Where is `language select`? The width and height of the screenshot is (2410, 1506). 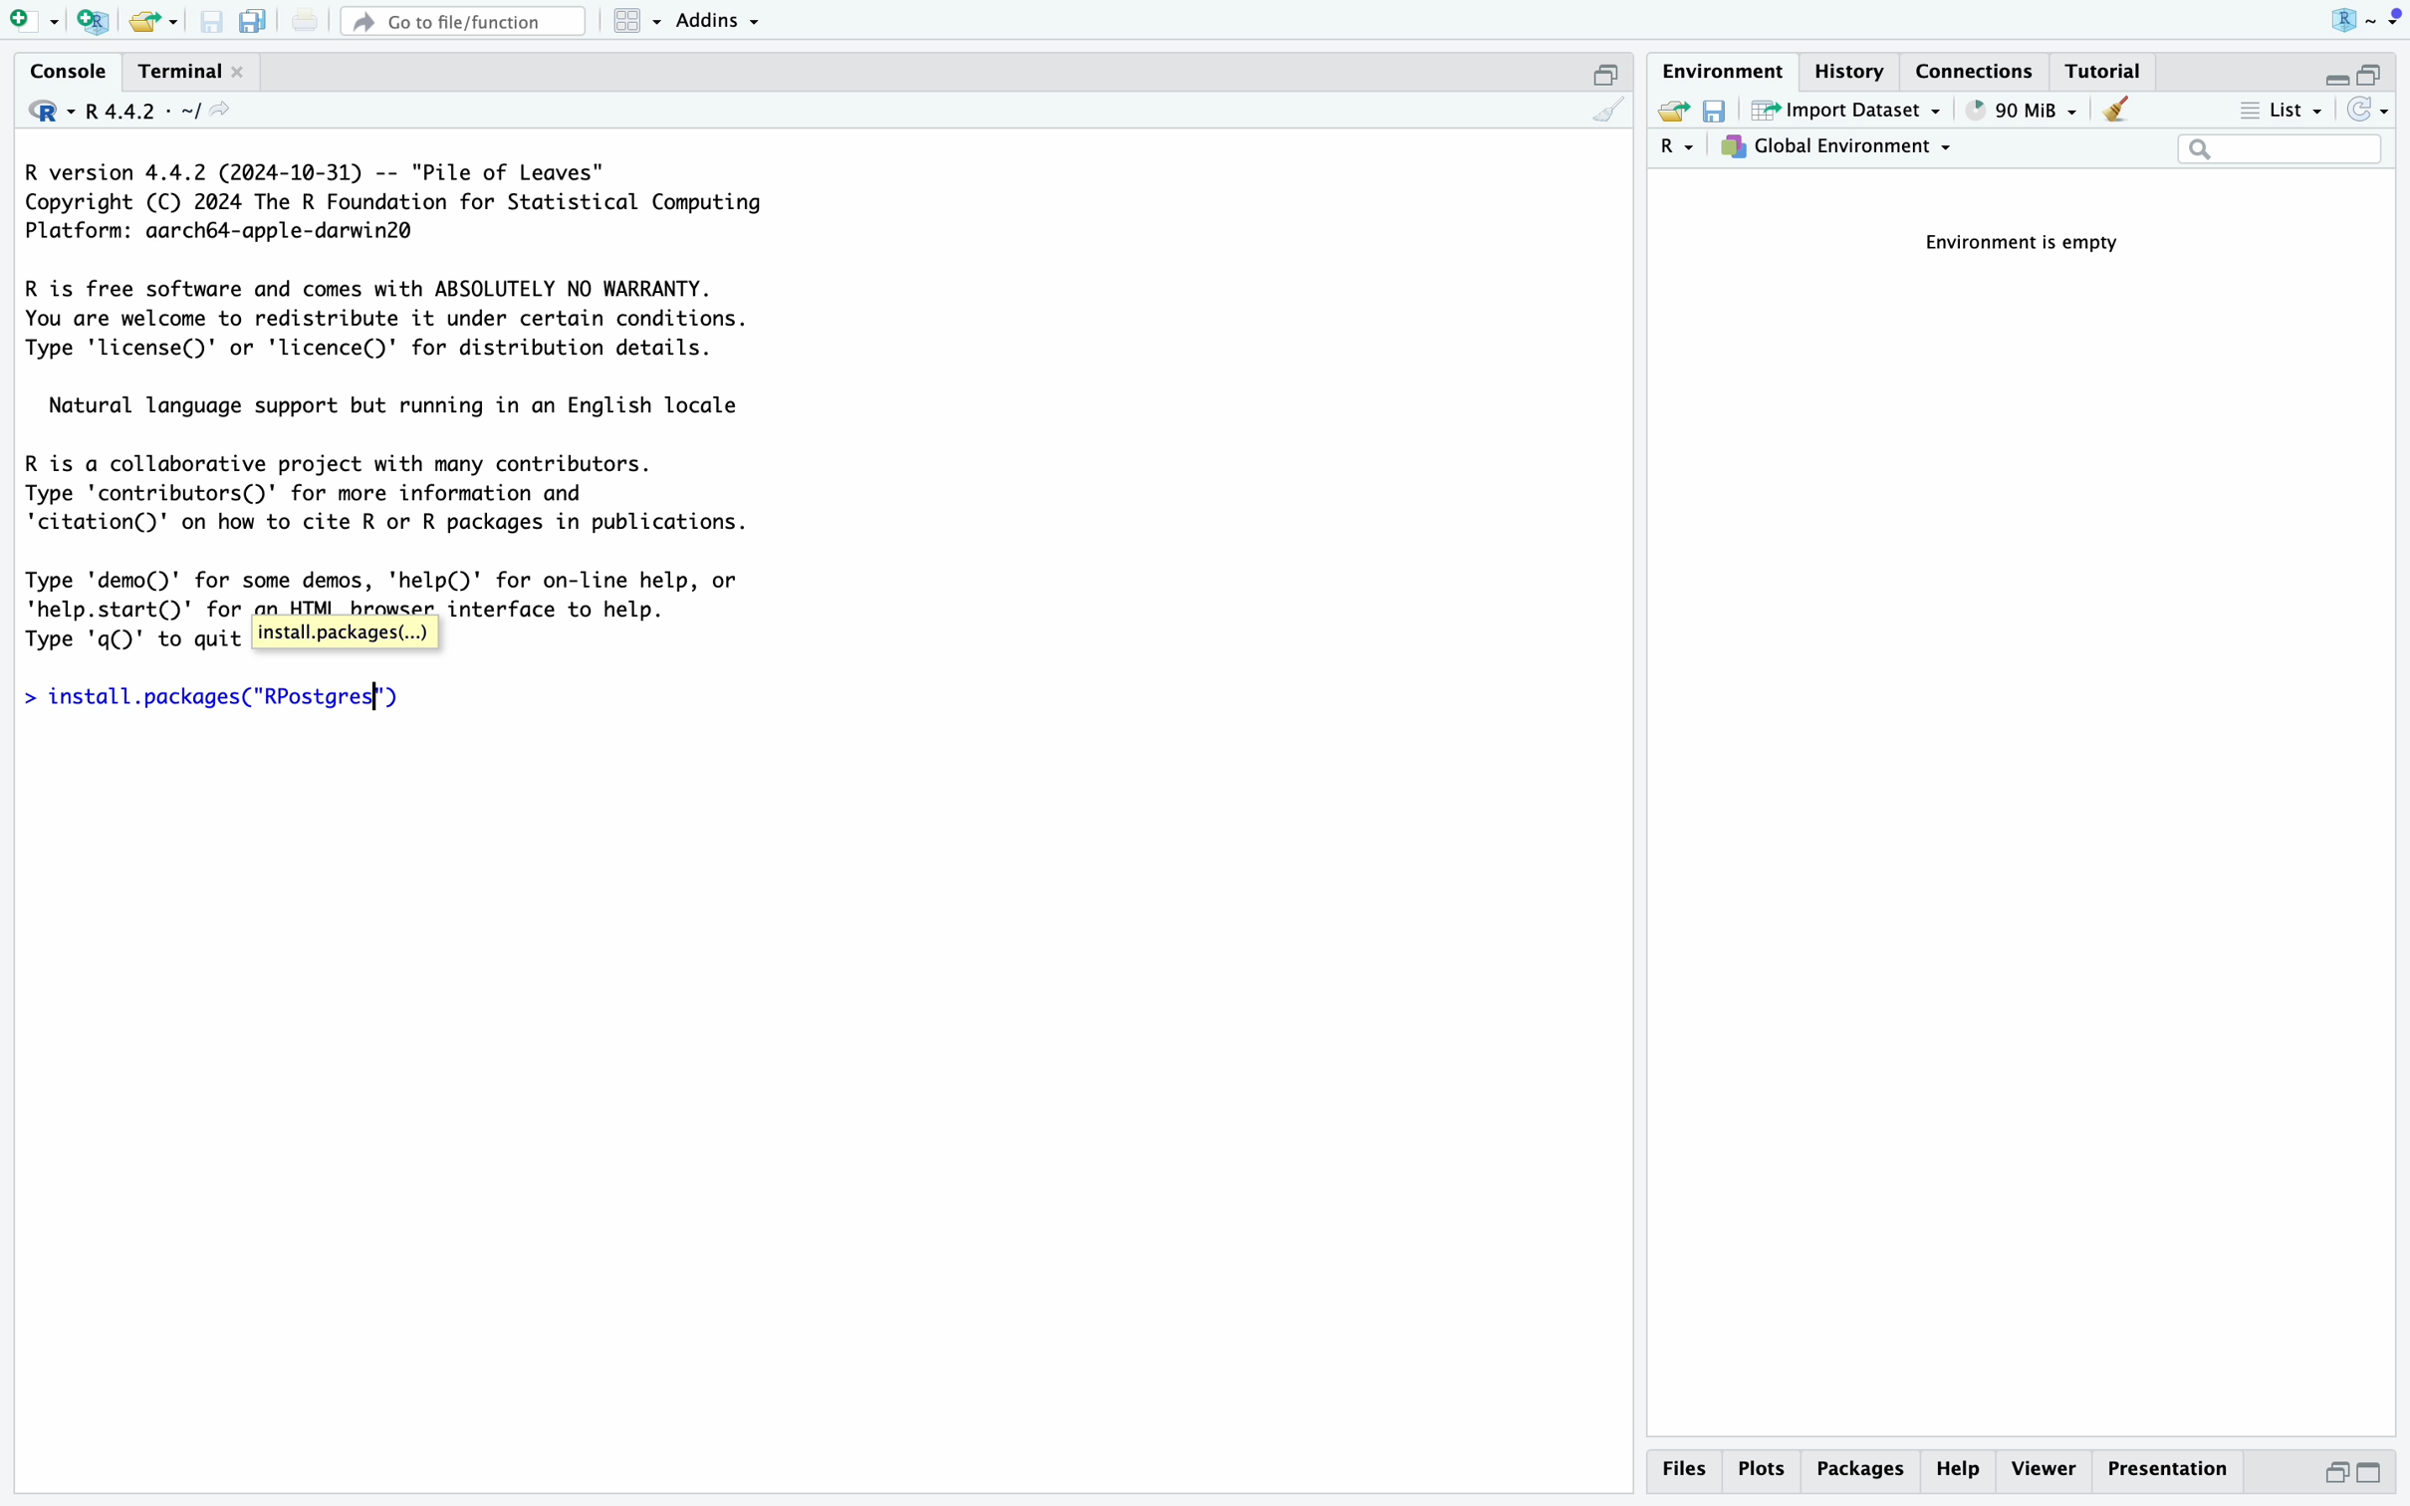
language select is located at coordinates (1678, 149).